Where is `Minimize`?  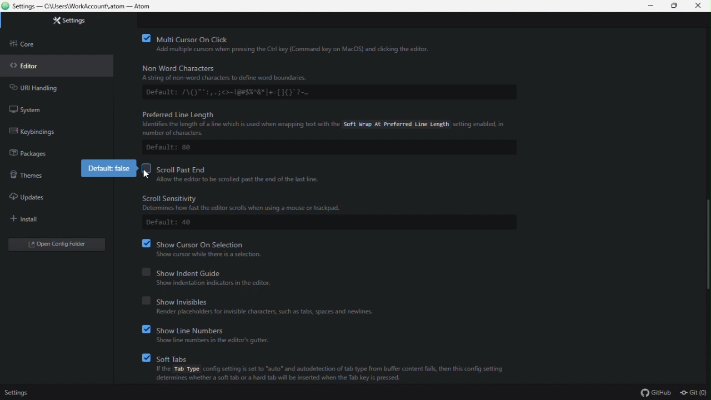
Minimize is located at coordinates (650, 6).